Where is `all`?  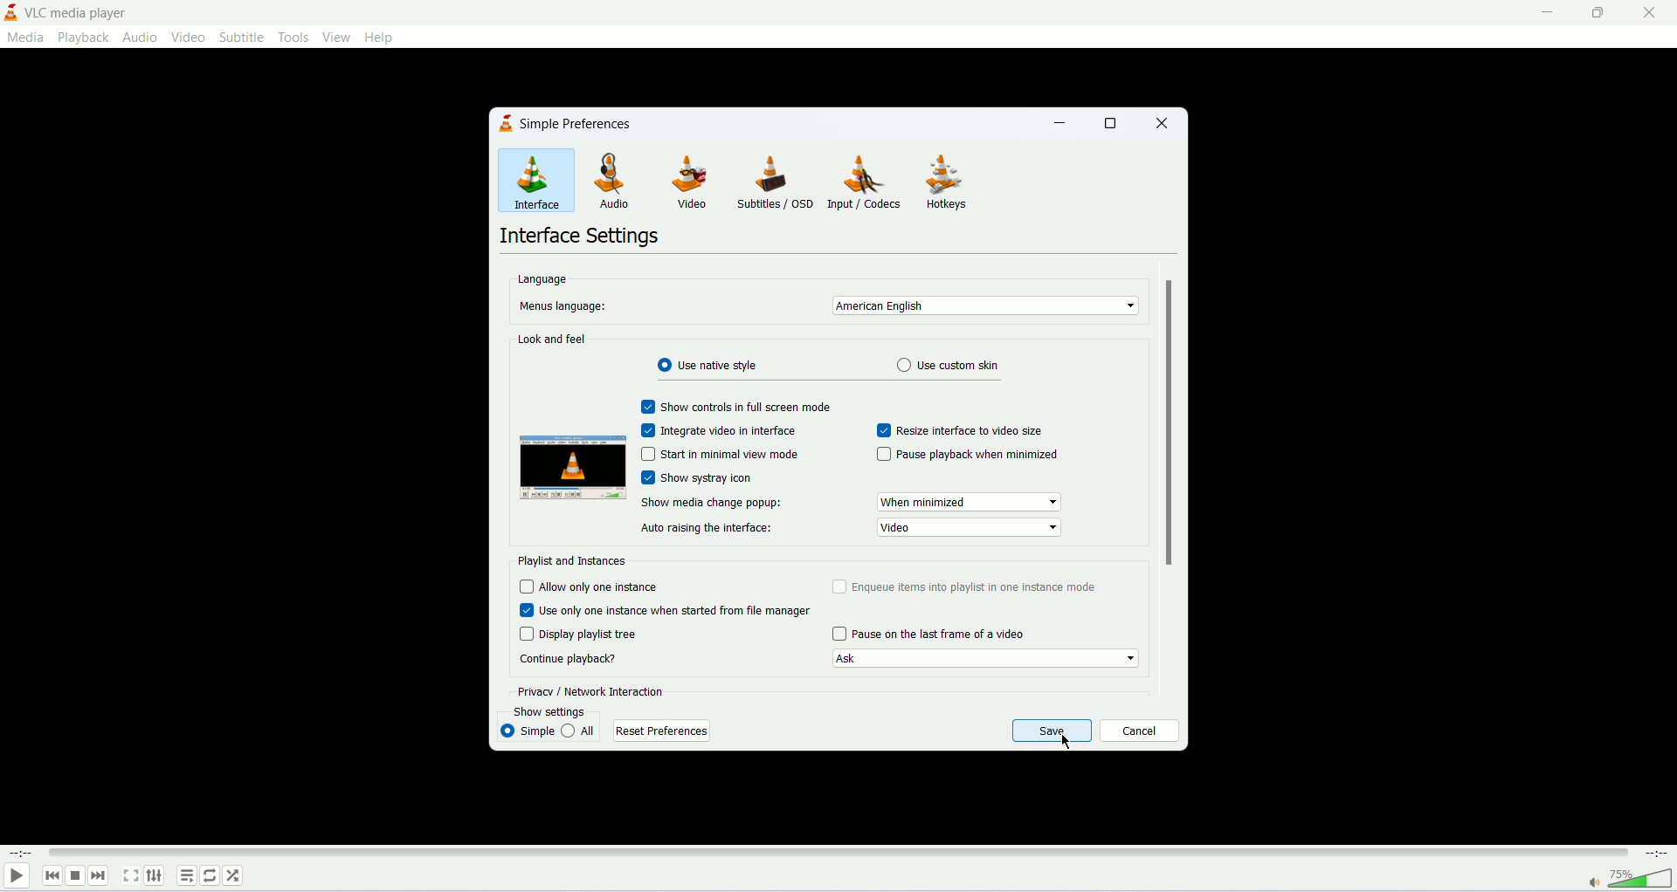 all is located at coordinates (579, 730).